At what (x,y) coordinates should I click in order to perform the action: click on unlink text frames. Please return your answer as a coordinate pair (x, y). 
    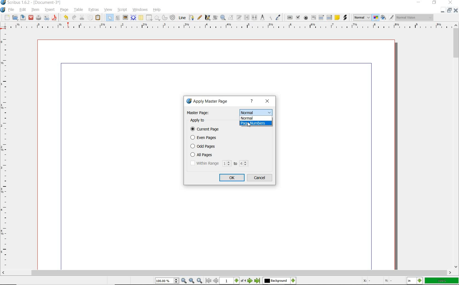
    Looking at the image, I should click on (255, 18).